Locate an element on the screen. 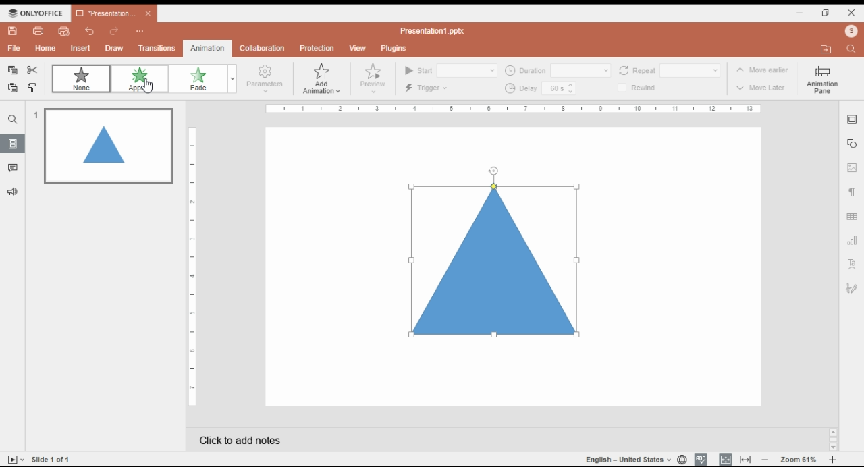 The image size is (864, 467). repeat is located at coordinates (688, 70).